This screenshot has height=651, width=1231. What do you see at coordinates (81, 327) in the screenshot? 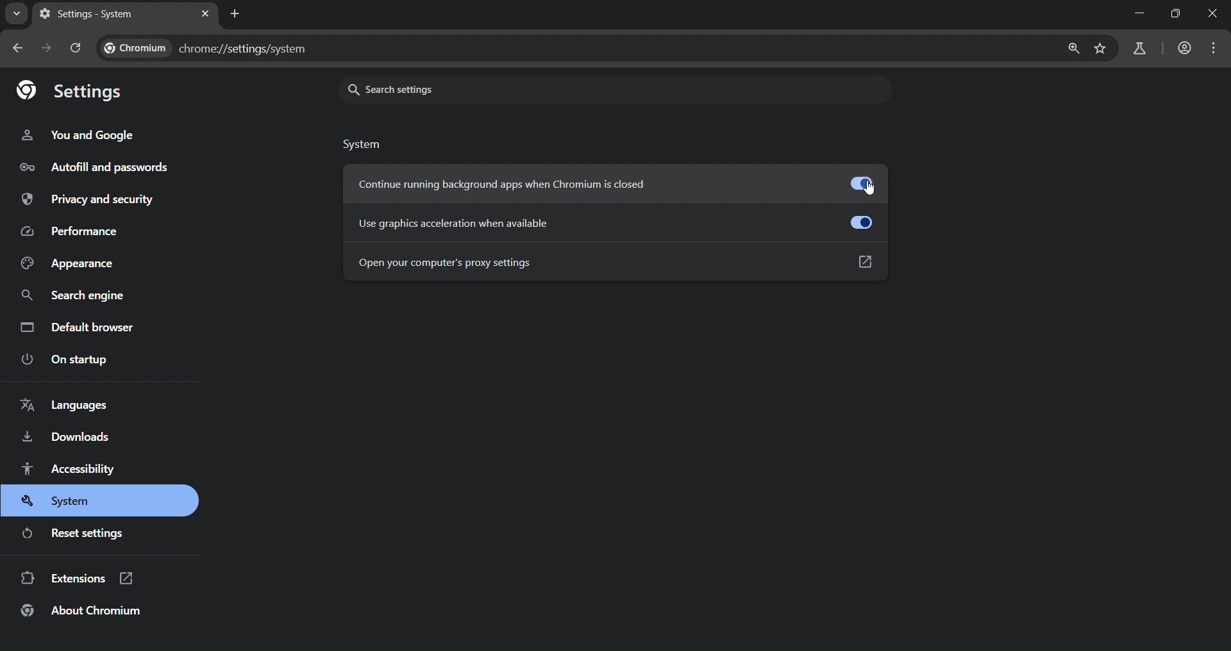
I see `default browser` at bounding box center [81, 327].